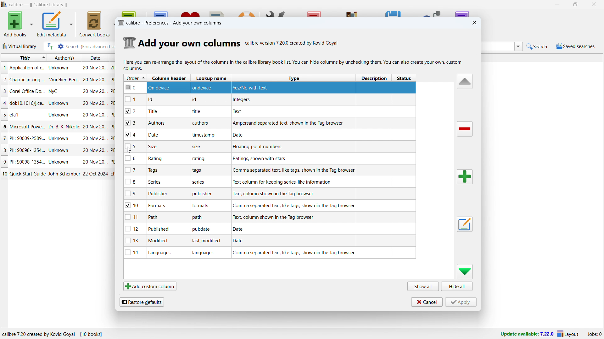  What do you see at coordinates (261, 147) in the screenshot?
I see `Floating point numbers` at bounding box center [261, 147].